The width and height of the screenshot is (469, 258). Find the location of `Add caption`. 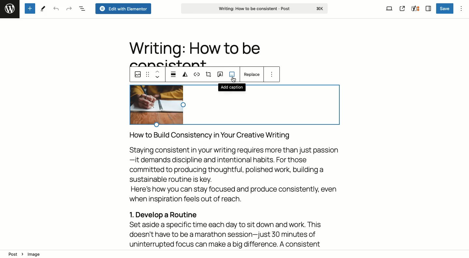

Add caption is located at coordinates (232, 76).